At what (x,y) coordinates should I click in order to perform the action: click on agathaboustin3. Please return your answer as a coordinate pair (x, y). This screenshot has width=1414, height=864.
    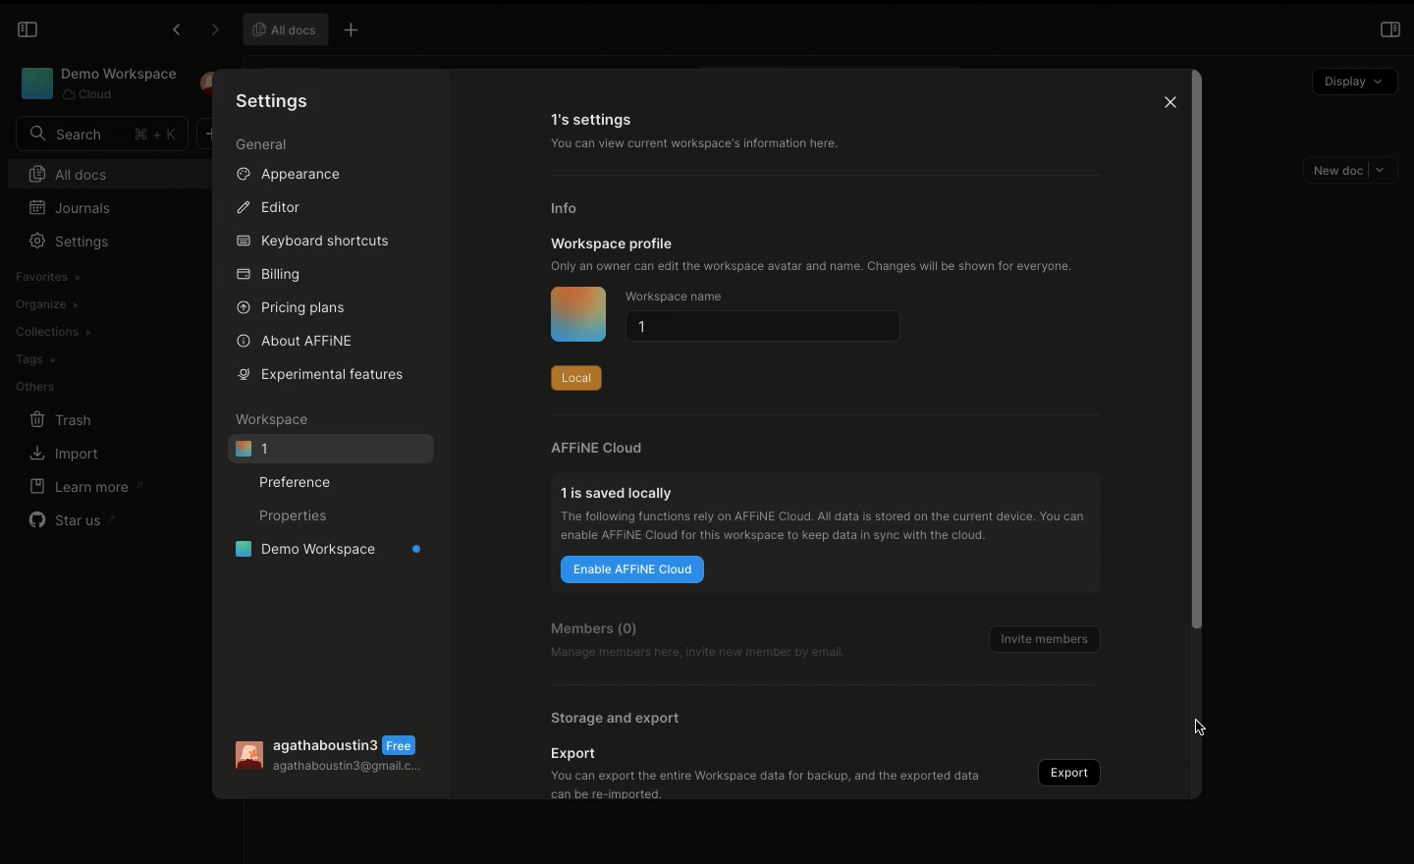
    Looking at the image, I should click on (327, 743).